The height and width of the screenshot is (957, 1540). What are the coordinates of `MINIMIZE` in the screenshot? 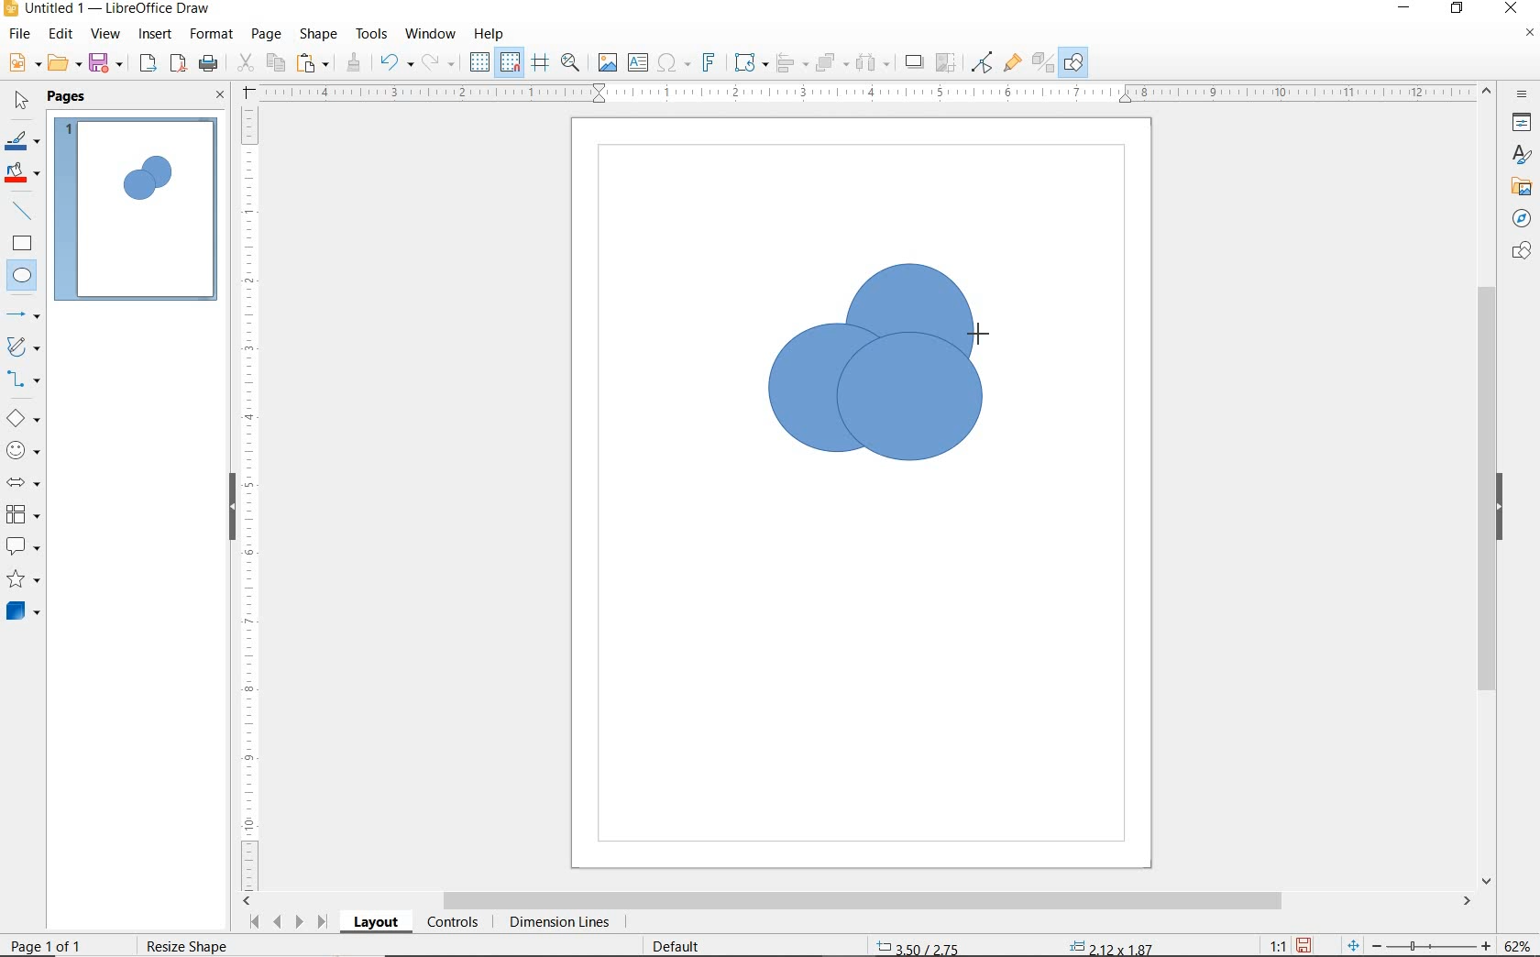 It's located at (1407, 9).